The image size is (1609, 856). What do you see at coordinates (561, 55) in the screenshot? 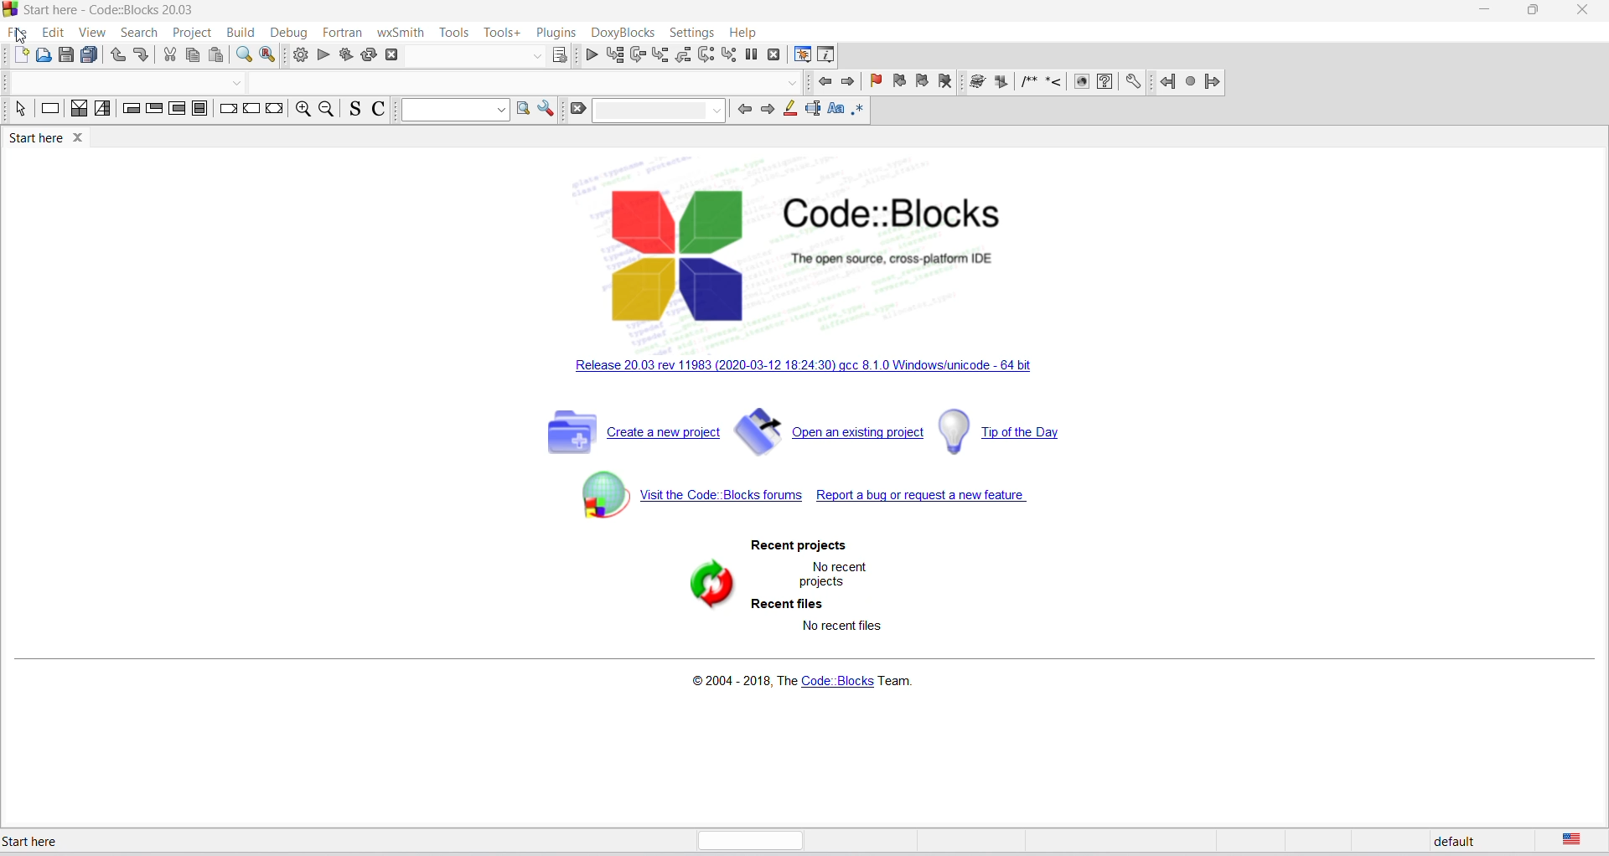
I see `target dialog` at bounding box center [561, 55].